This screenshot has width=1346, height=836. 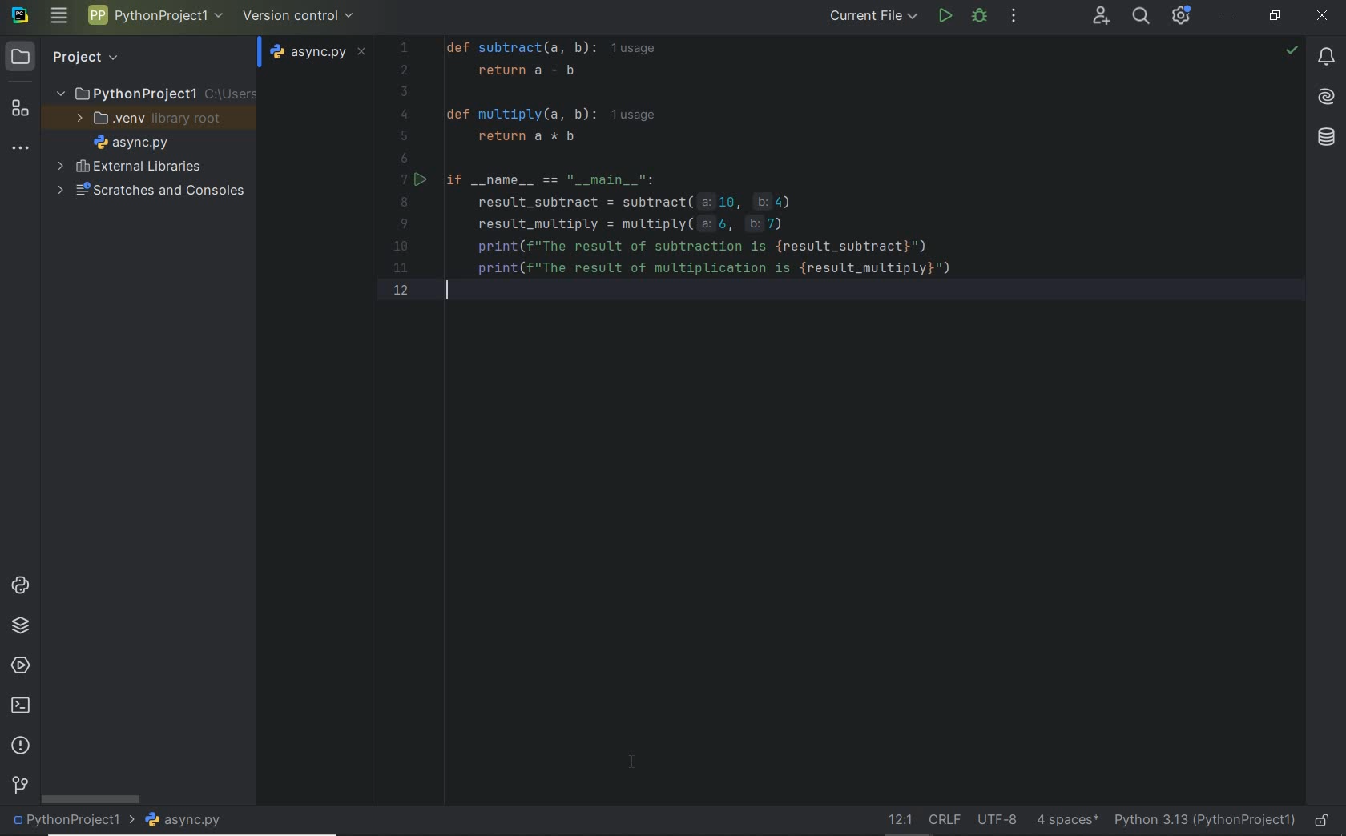 What do you see at coordinates (980, 16) in the screenshot?
I see `debug` at bounding box center [980, 16].